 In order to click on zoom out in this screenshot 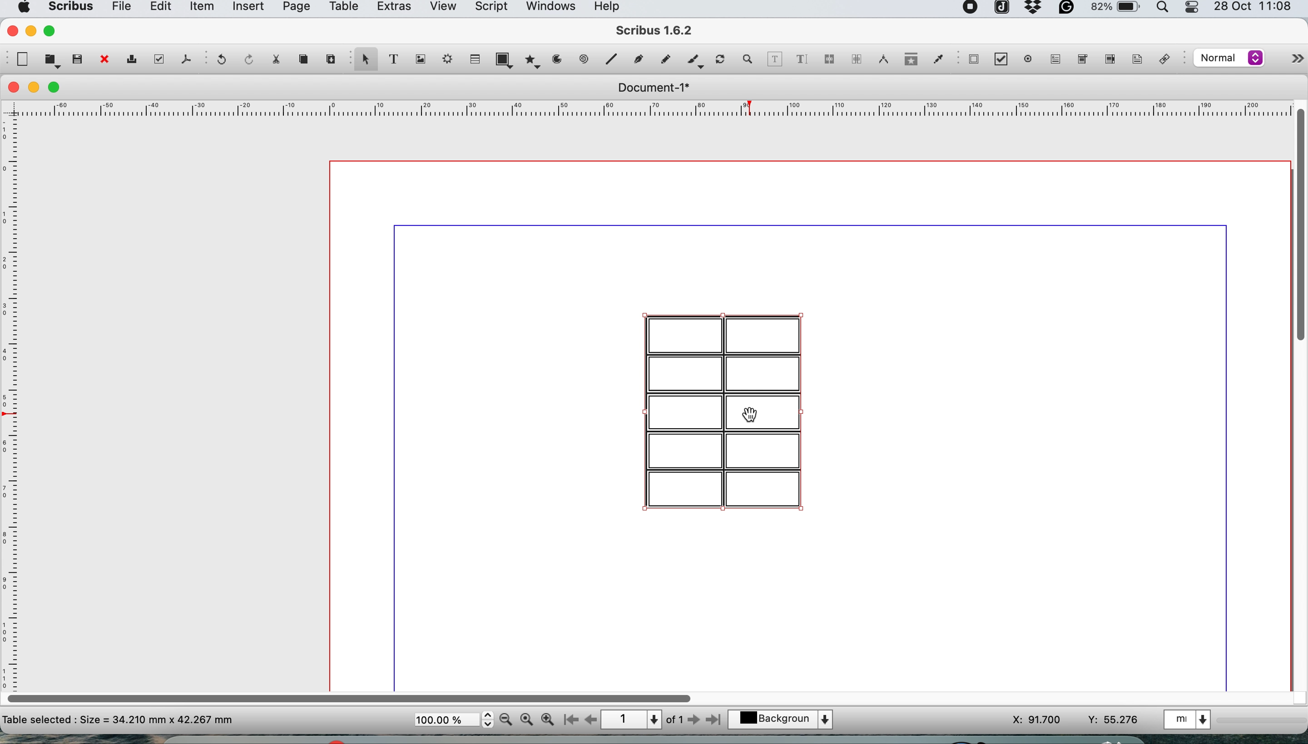, I will do `click(507, 719)`.